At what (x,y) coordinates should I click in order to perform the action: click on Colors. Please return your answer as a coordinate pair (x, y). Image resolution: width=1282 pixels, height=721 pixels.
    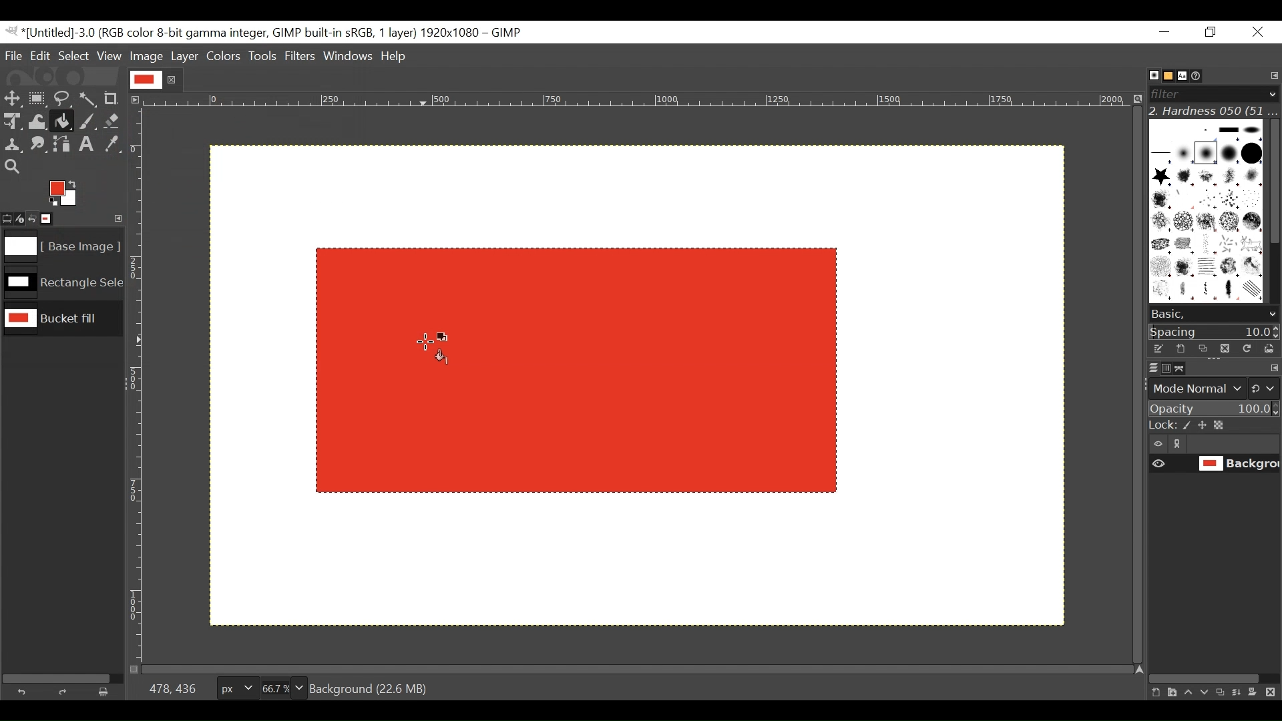
    Looking at the image, I should click on (224, 56).